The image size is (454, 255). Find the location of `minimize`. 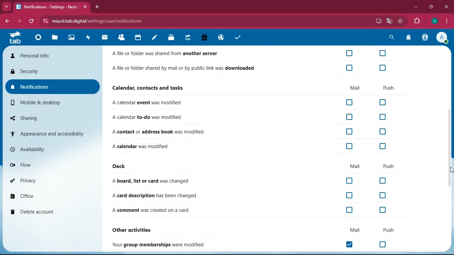

minimize is located at coordinates (415, 6).